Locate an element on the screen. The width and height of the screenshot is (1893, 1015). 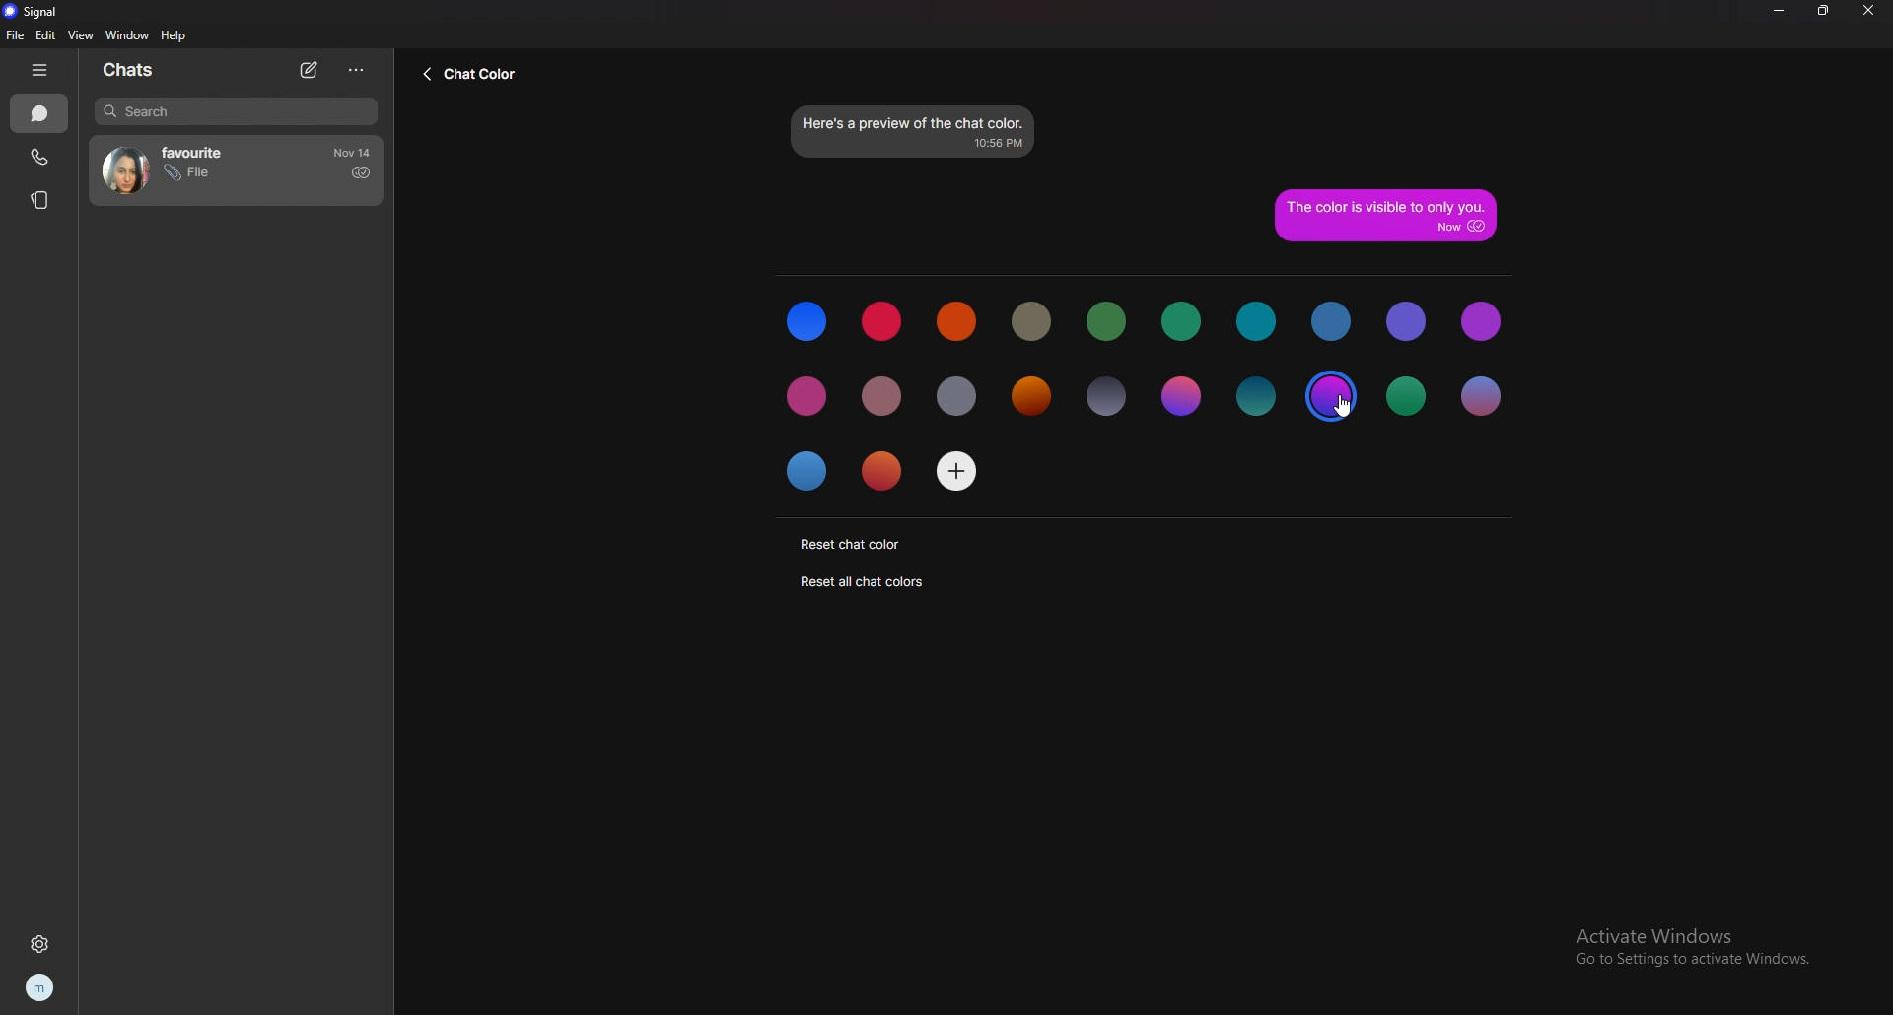
color is located at coordinates (1181, 322).